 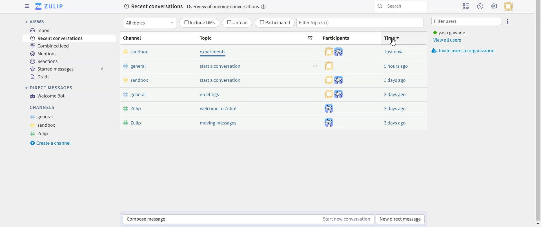 I want to click on participants, so click(x=326, y=108).